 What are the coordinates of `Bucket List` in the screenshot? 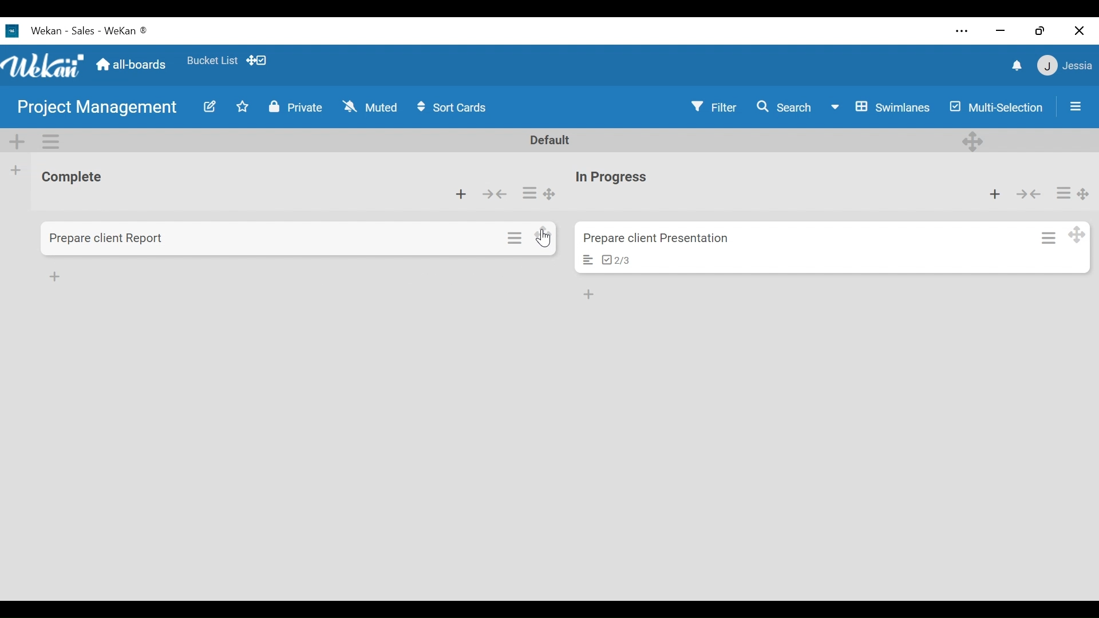 It's located at (212, 60).